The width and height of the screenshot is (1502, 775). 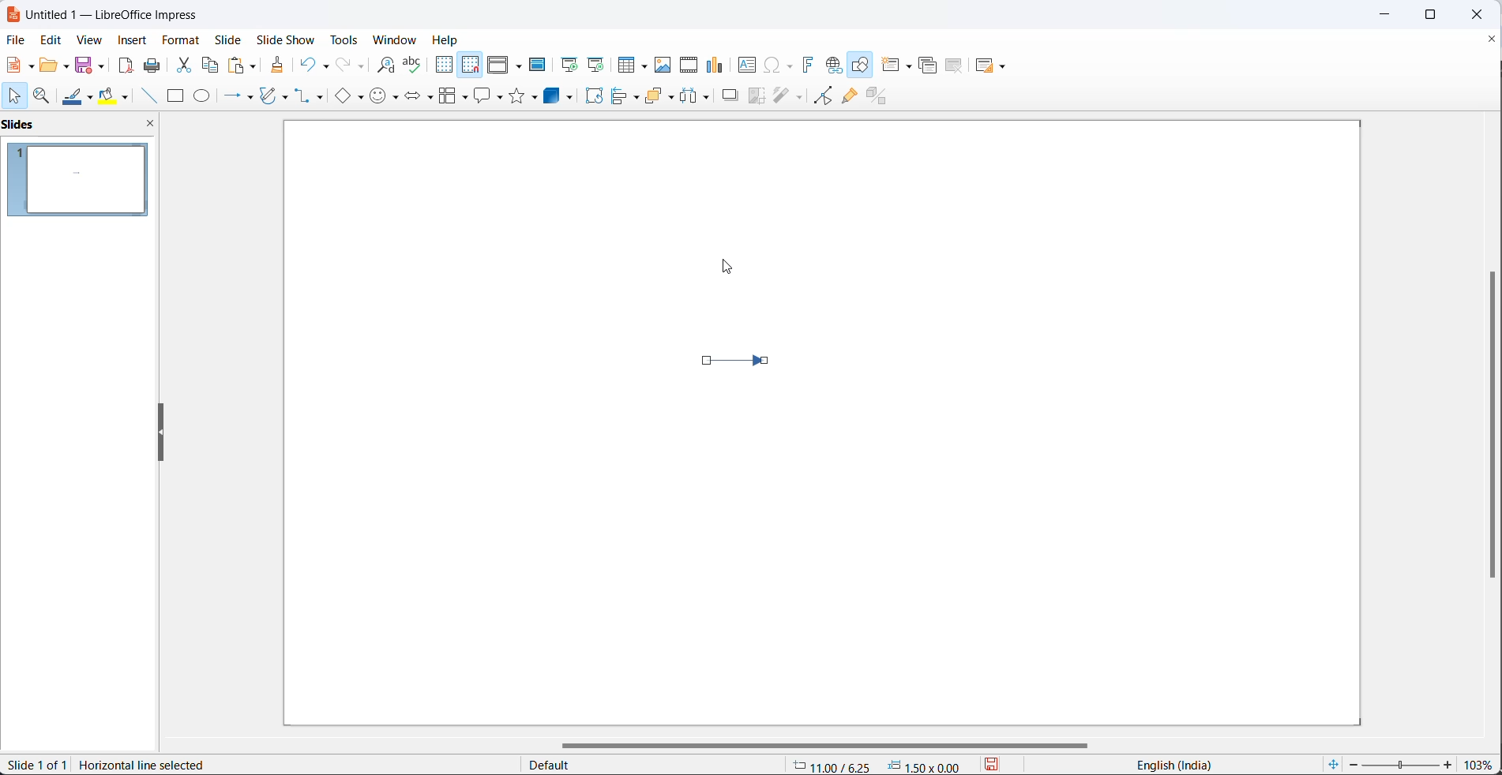 I want to click on redo, so click(x=347, y=66).